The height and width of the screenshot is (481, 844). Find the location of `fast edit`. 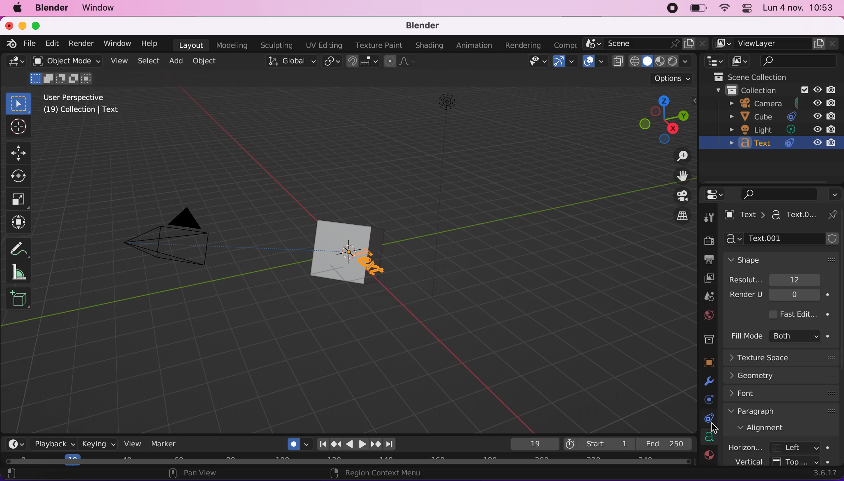

fast edit is located at coordinates (801, 314).